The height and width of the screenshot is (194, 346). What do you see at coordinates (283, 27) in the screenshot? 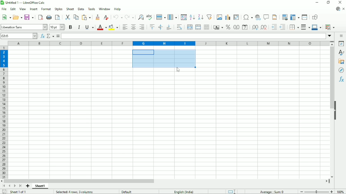
I see `Decrease indent` at bounding box center [283, 27].